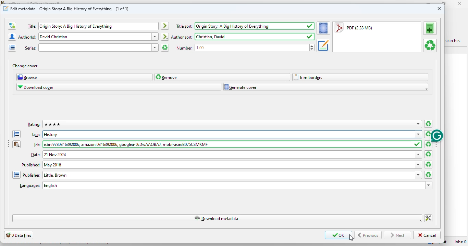 The height and width of the screenshot is (246, 468). What do you see at coordinates (397, 235) in the screenshot?
I see `next` at bounding box center [397, 235].